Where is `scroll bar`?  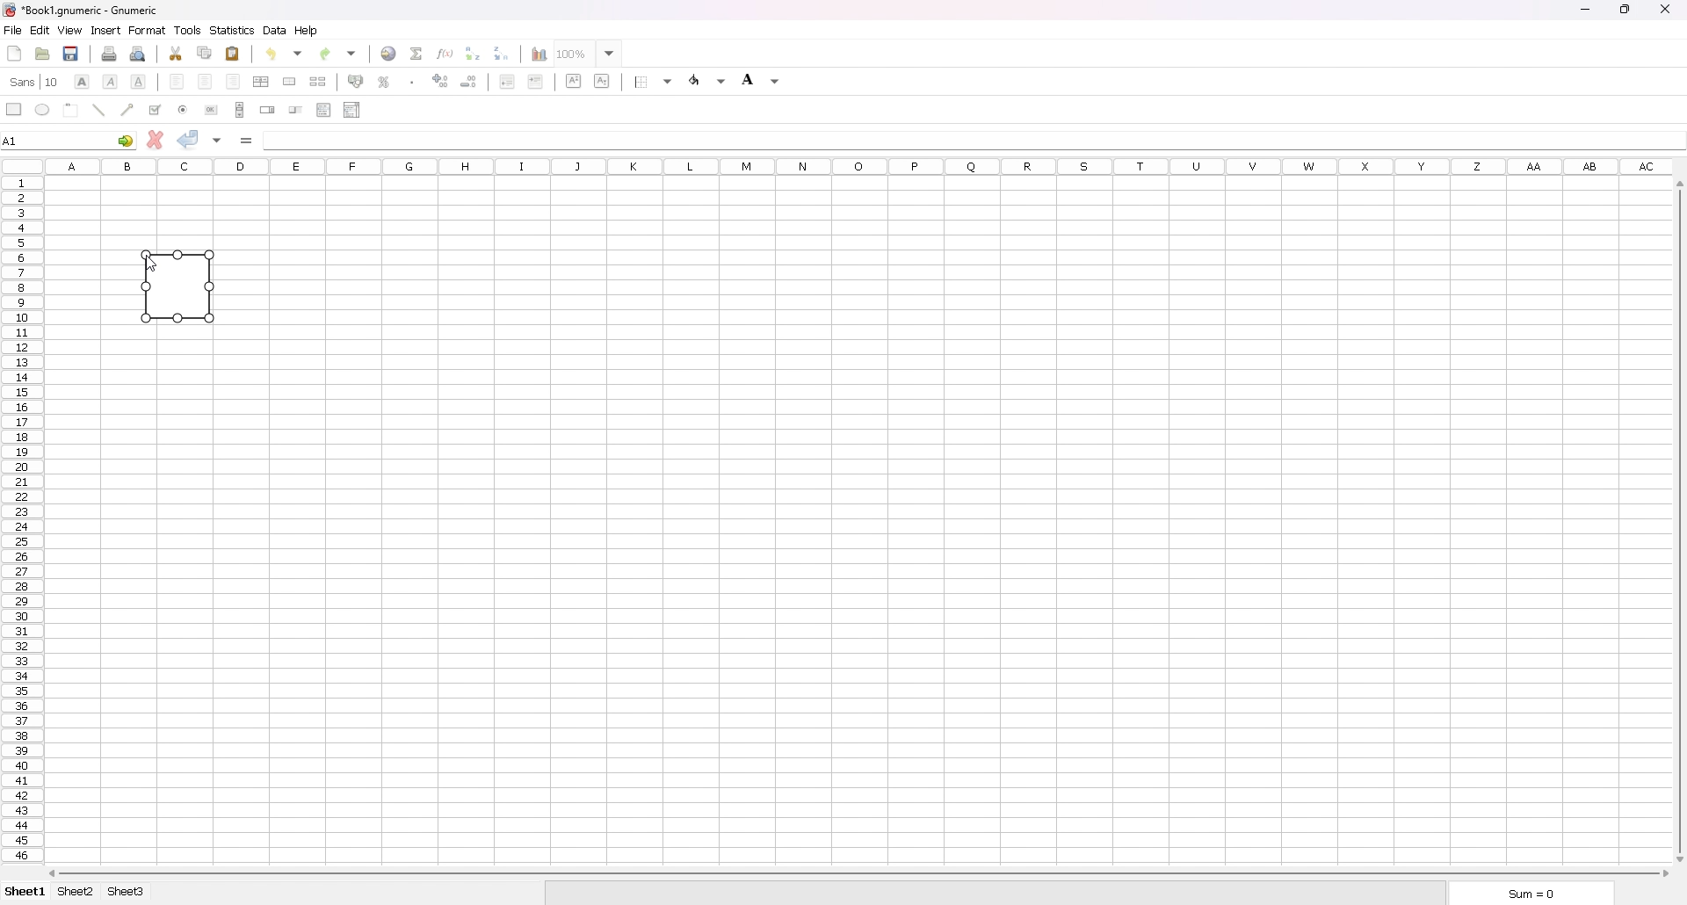
scroll bar is located at coordinates (1678, 522).